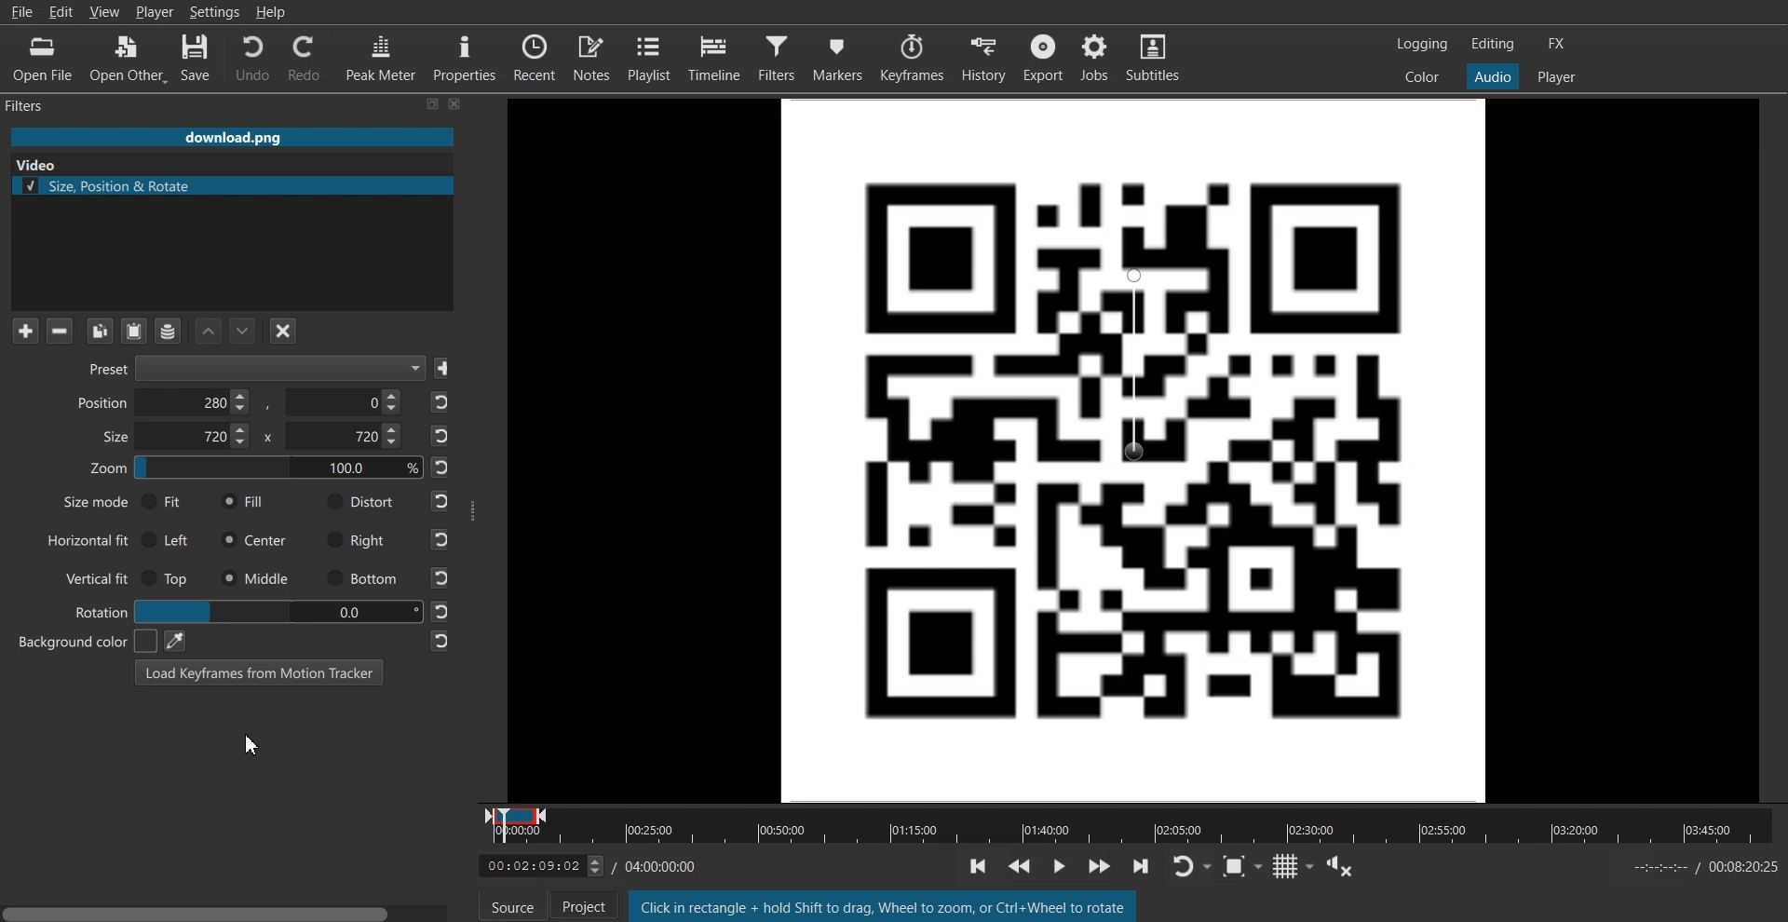 The image size is (1788, 922). Describe the element at coordinates (259, 671) in the screenshot. I see `Load Keyframe From Motion Tracker` at that location.